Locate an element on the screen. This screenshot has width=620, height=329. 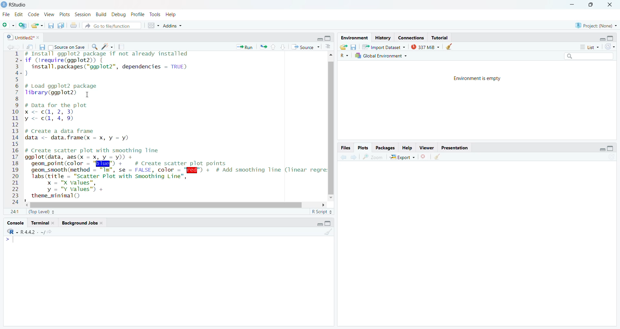
Debug is located at coordinates (119, 14).